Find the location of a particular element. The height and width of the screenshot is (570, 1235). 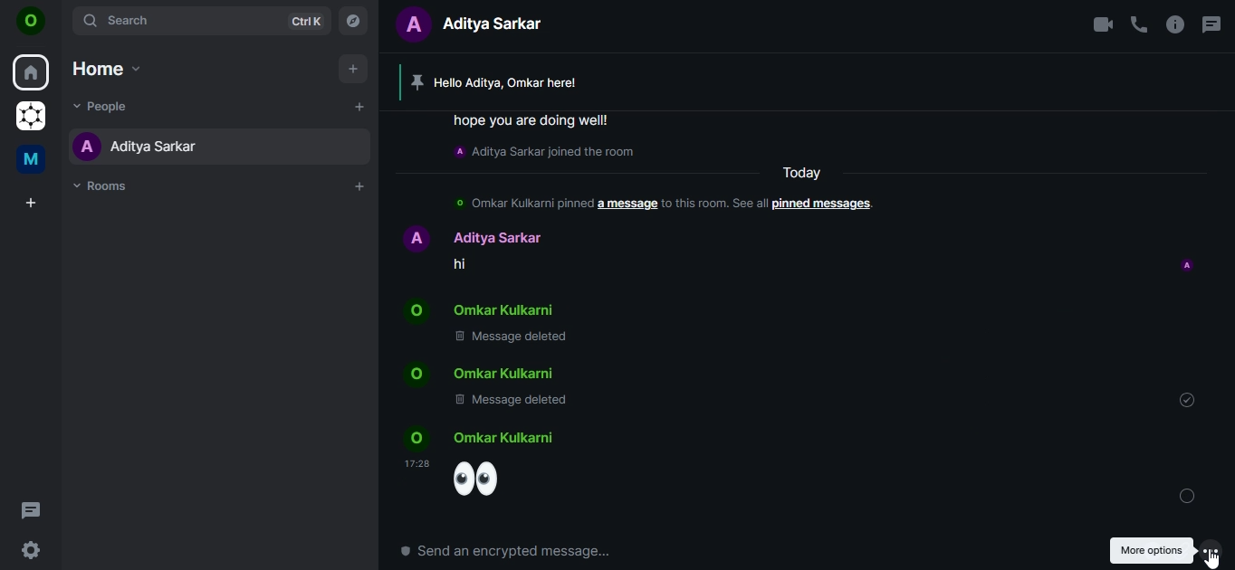

grapheneOS is located at coordinates (30, 114).